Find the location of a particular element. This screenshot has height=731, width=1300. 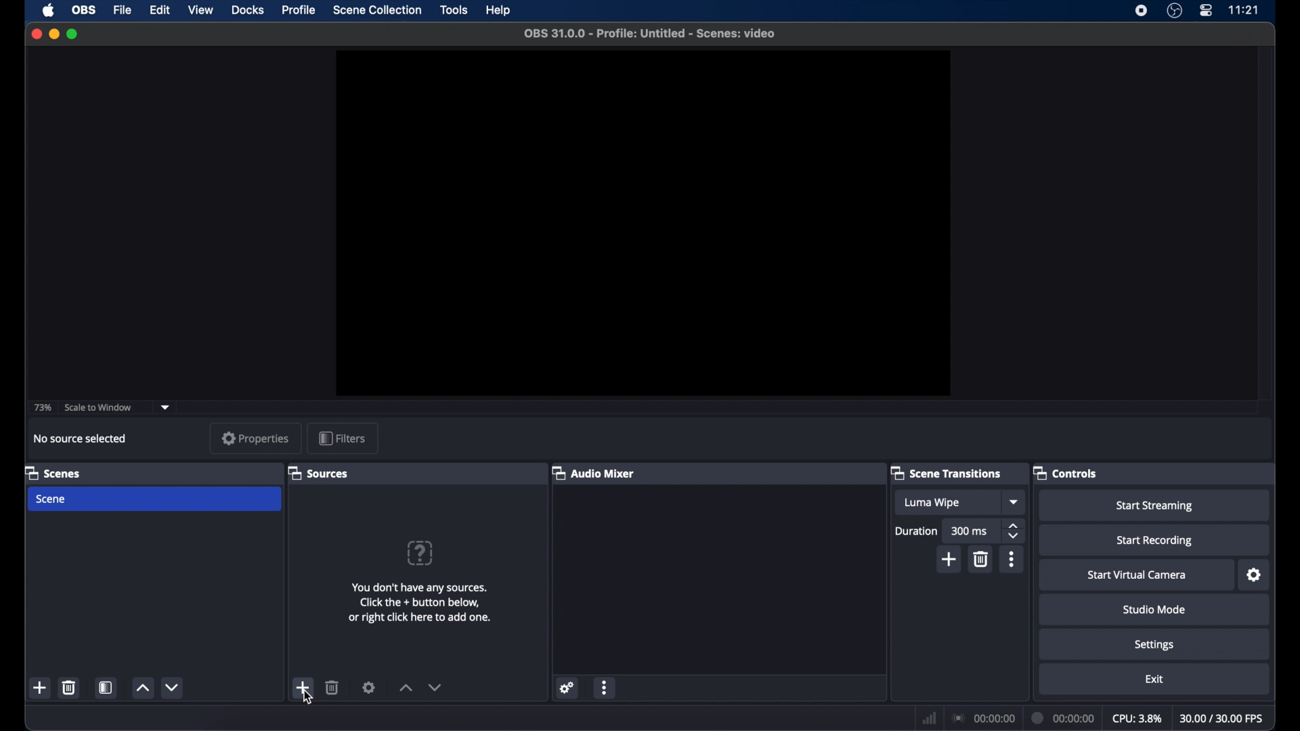

audio mixer is located at coordinates (593, 472).